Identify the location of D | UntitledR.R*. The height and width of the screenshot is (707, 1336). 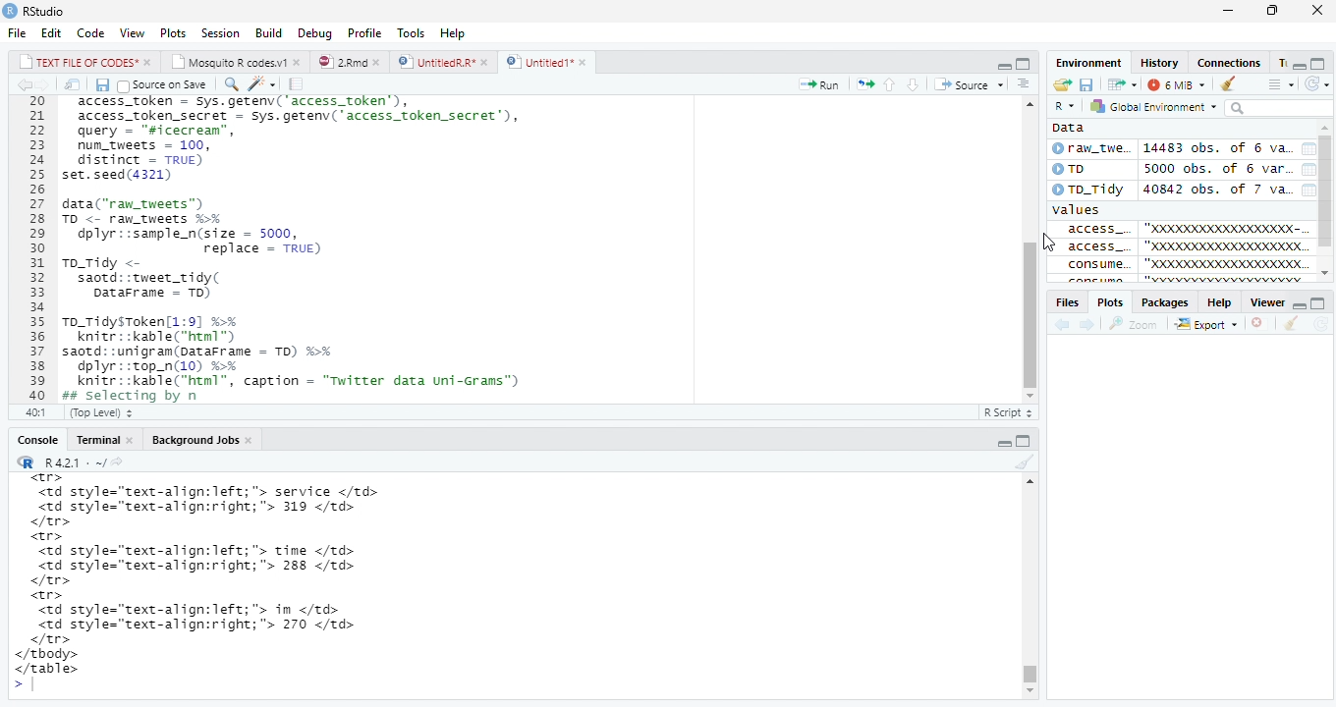
(440, 62).